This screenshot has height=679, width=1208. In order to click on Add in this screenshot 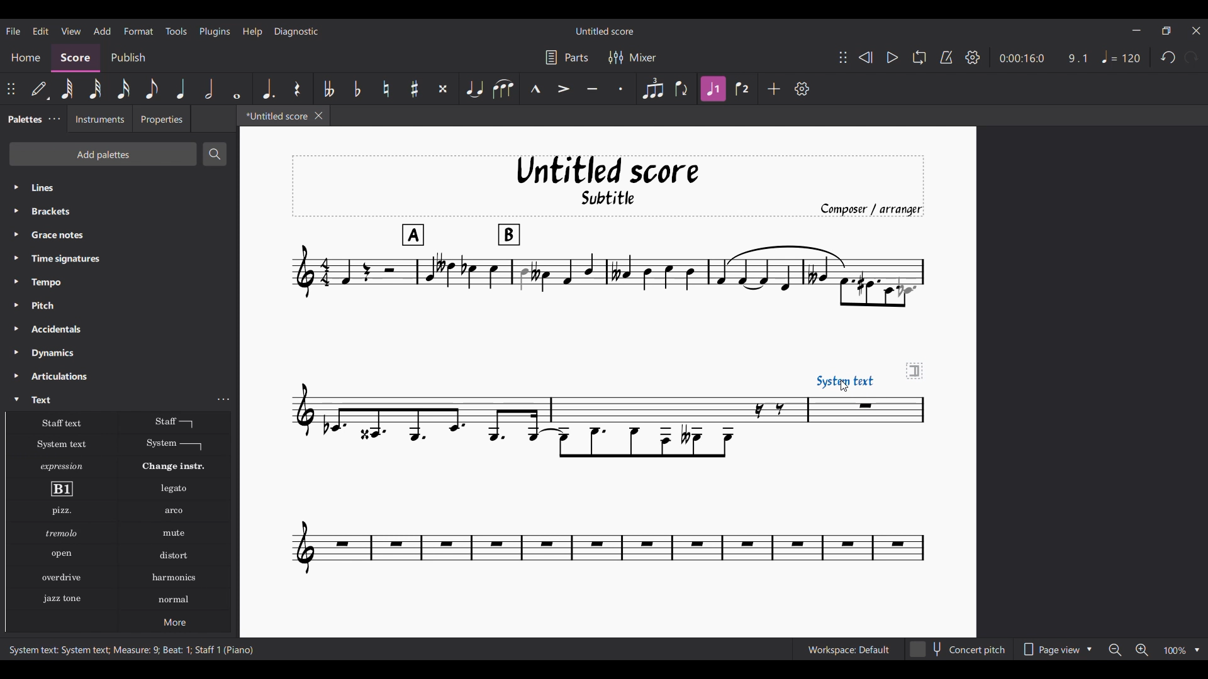, I will do `click(773, 89)`.